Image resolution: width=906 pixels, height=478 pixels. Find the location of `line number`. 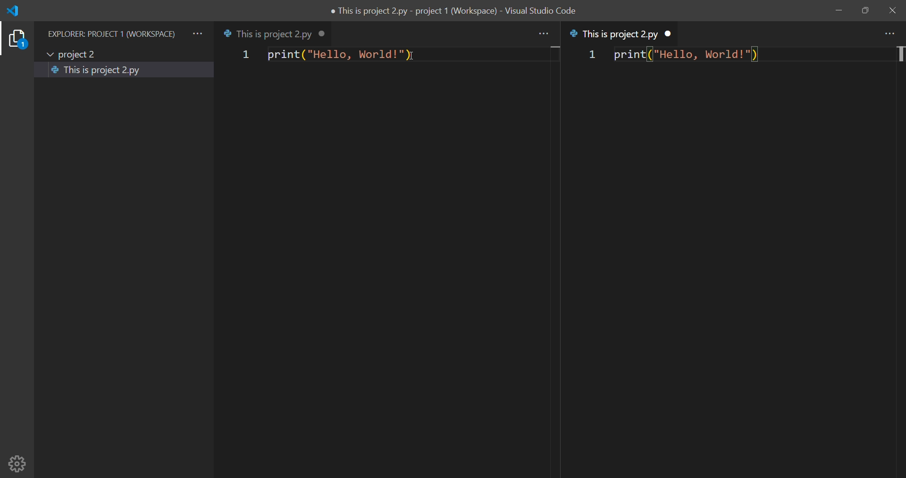

line number is located at coordinates (588, 58).